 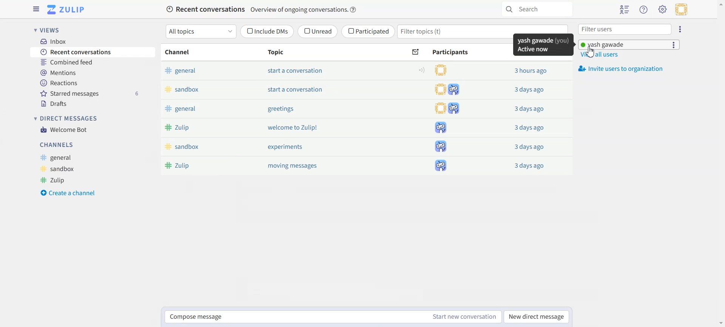 What do you see at coordinates (602, 56) in the screenshot?
I see `View all users` at bounding box center [602, 56].